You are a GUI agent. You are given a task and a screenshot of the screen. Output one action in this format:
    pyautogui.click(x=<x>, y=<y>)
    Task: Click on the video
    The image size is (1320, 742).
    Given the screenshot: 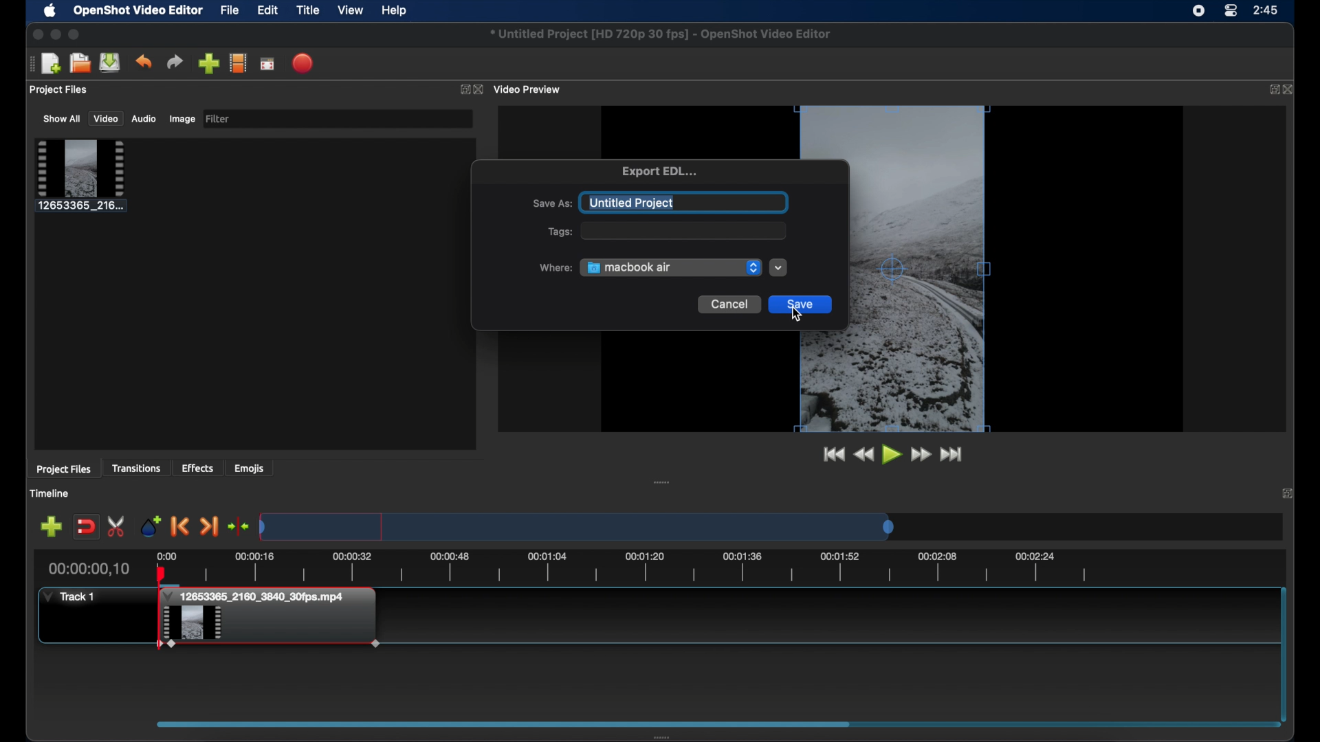 What is the action you would take?
    pyautogui.click(x=106, y=119)
    